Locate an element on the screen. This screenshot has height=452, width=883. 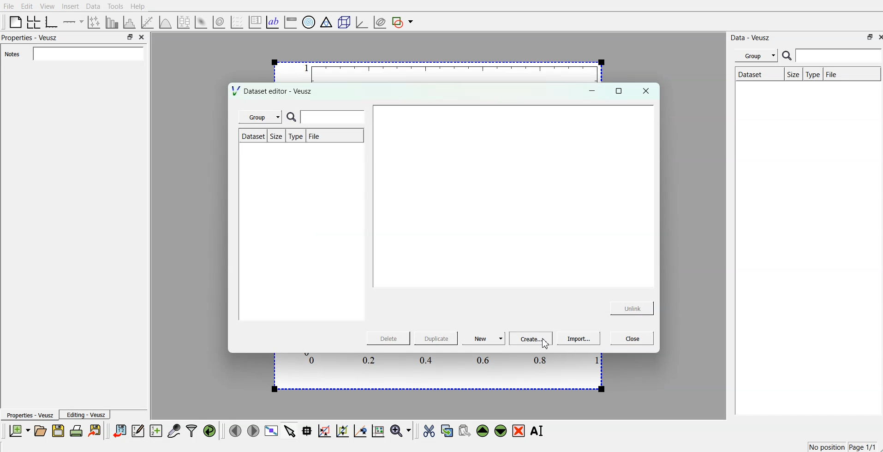
read the data points is located at coordinates (309, 432).